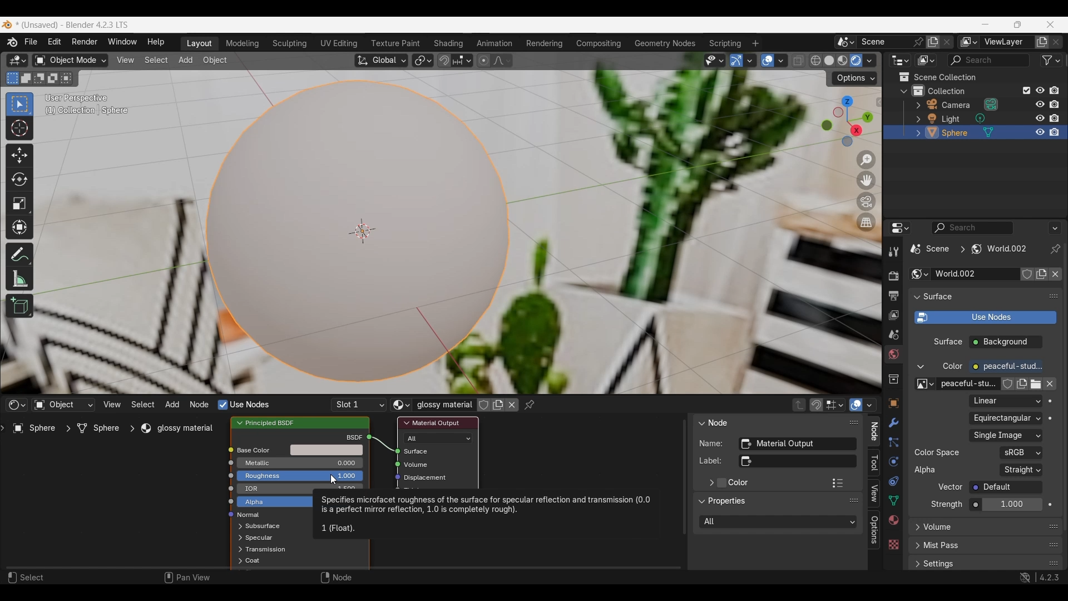  What do you see at coordinates (1021, 470) in the screenshot?
I see `Representation of alpha in the image` at bounding box center [1021, 470].